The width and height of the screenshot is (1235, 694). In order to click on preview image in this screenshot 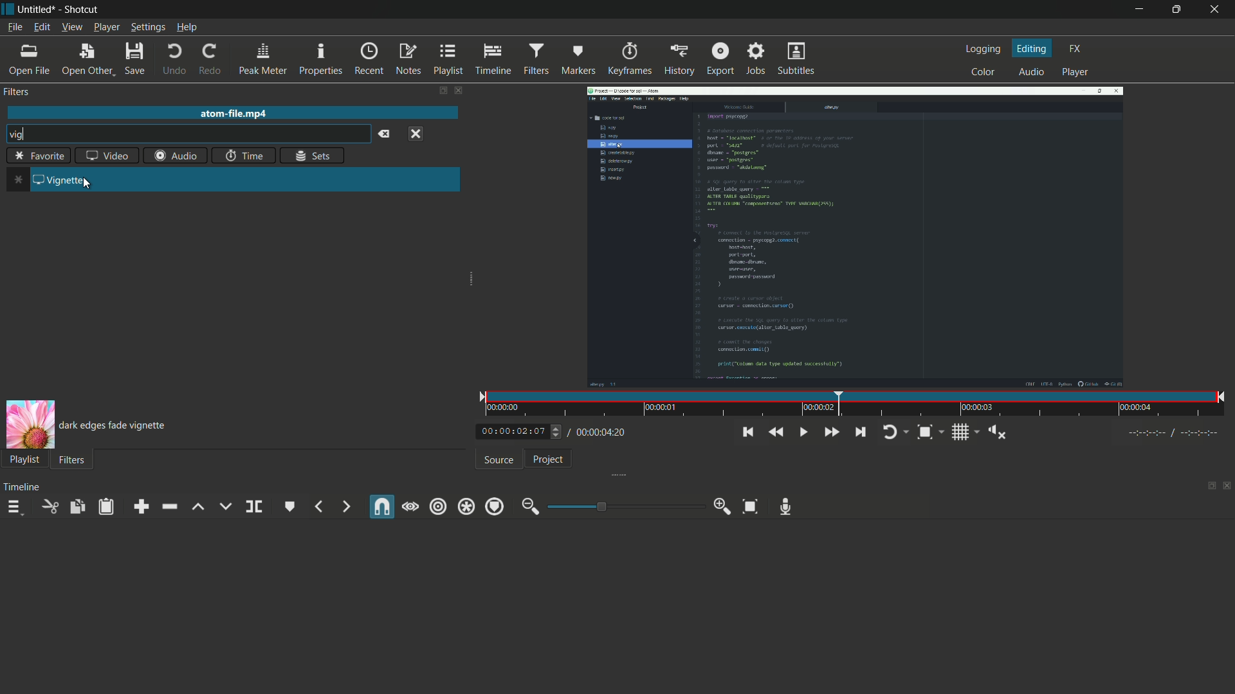, I will do `click(30, 424)`.